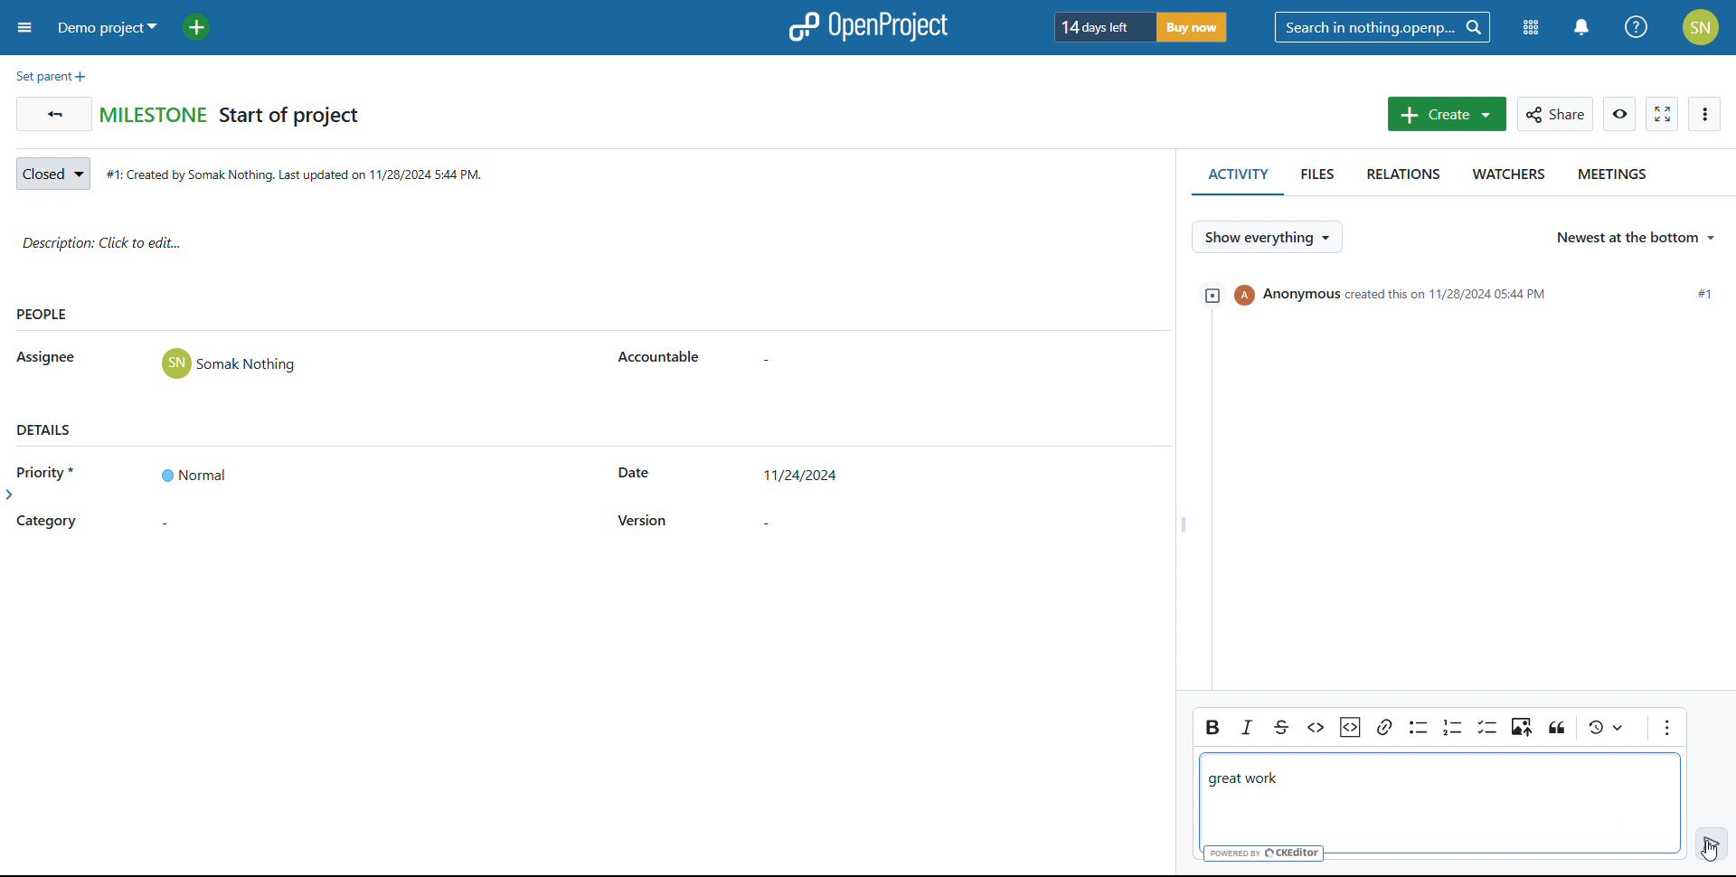 Image resolution: width=1736 pixels, height=877 pixels. What do you see at coordinates (1452, 727) in the screenshot?
I see `number list` at bounding box center [1452, 727].